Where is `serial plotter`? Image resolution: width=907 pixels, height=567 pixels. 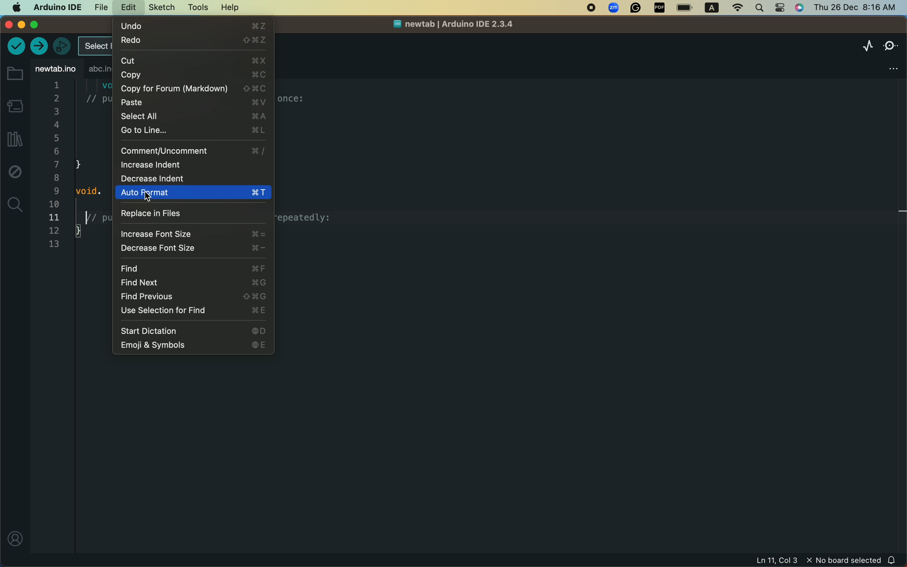 serial plotter is located at coordinates (861, 46).